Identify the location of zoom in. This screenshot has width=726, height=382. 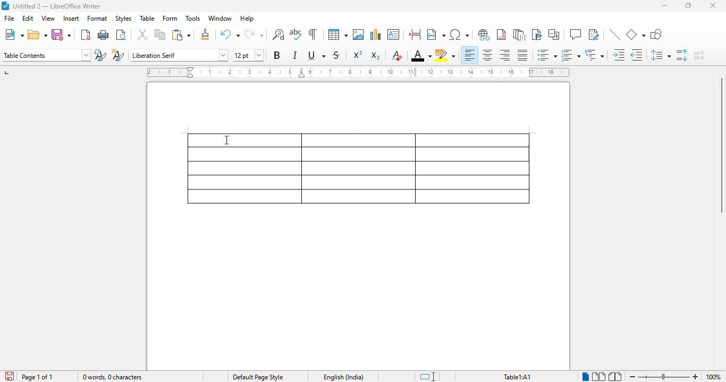
(696, 377).